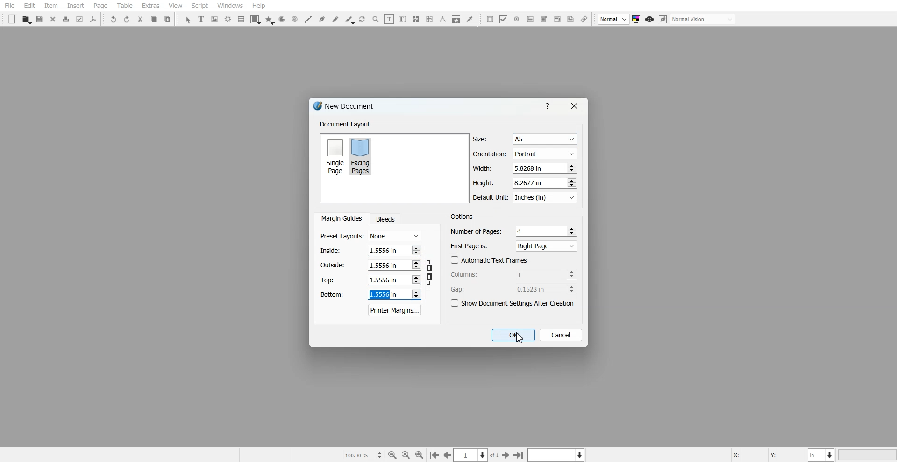  I want to click on Calligraphic line, so click(349, 20).